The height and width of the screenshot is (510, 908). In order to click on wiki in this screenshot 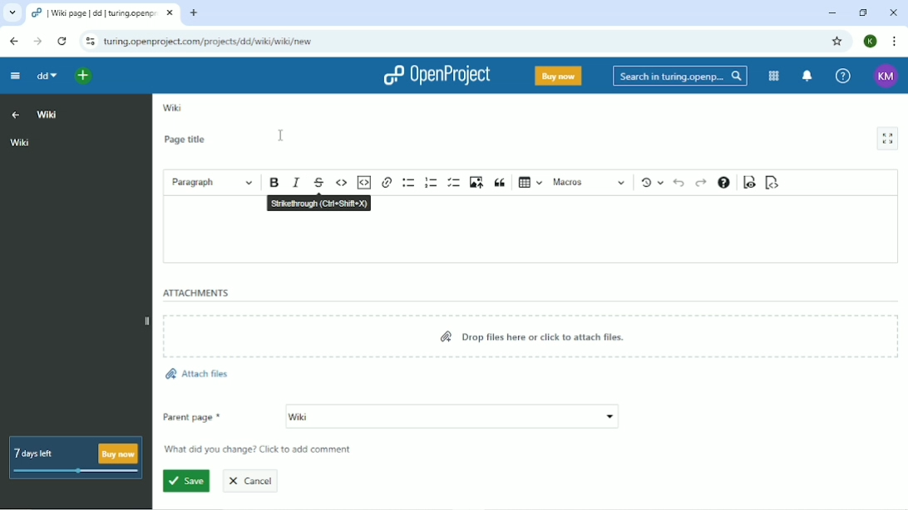, I will do `click(439, 415)`.